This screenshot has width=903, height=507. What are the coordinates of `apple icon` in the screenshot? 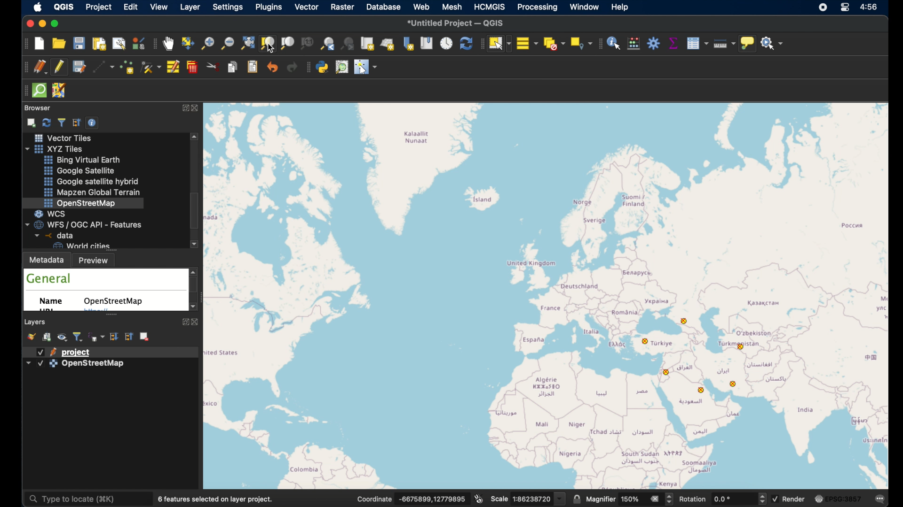 It's located at (40, 8).